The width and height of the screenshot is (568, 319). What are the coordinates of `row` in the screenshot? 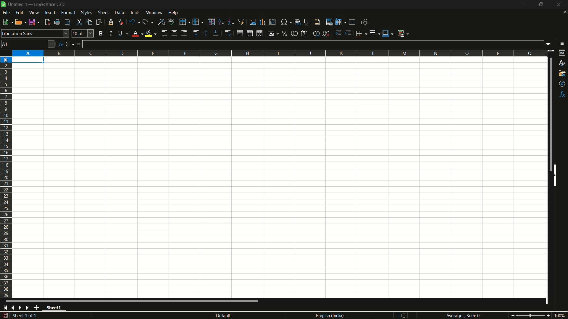 It's located at (185, 21).